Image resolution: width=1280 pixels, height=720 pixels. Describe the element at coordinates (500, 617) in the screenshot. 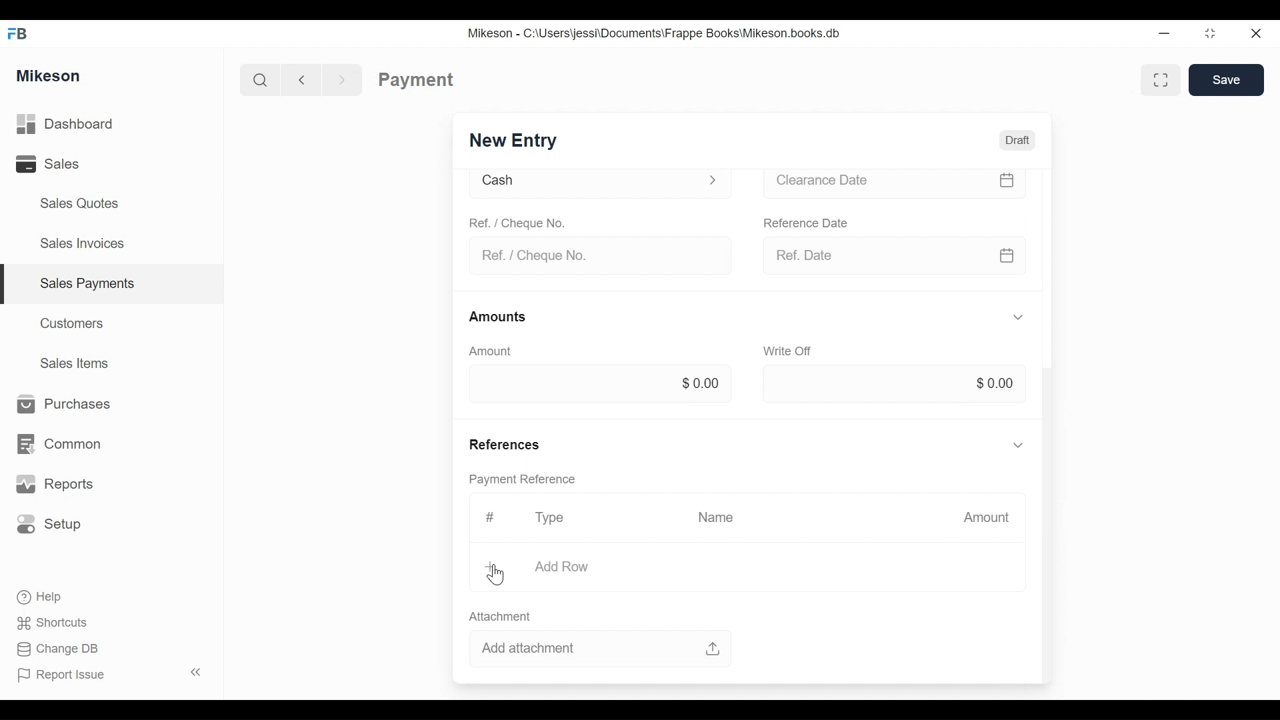

I see `Attachment` at that location.